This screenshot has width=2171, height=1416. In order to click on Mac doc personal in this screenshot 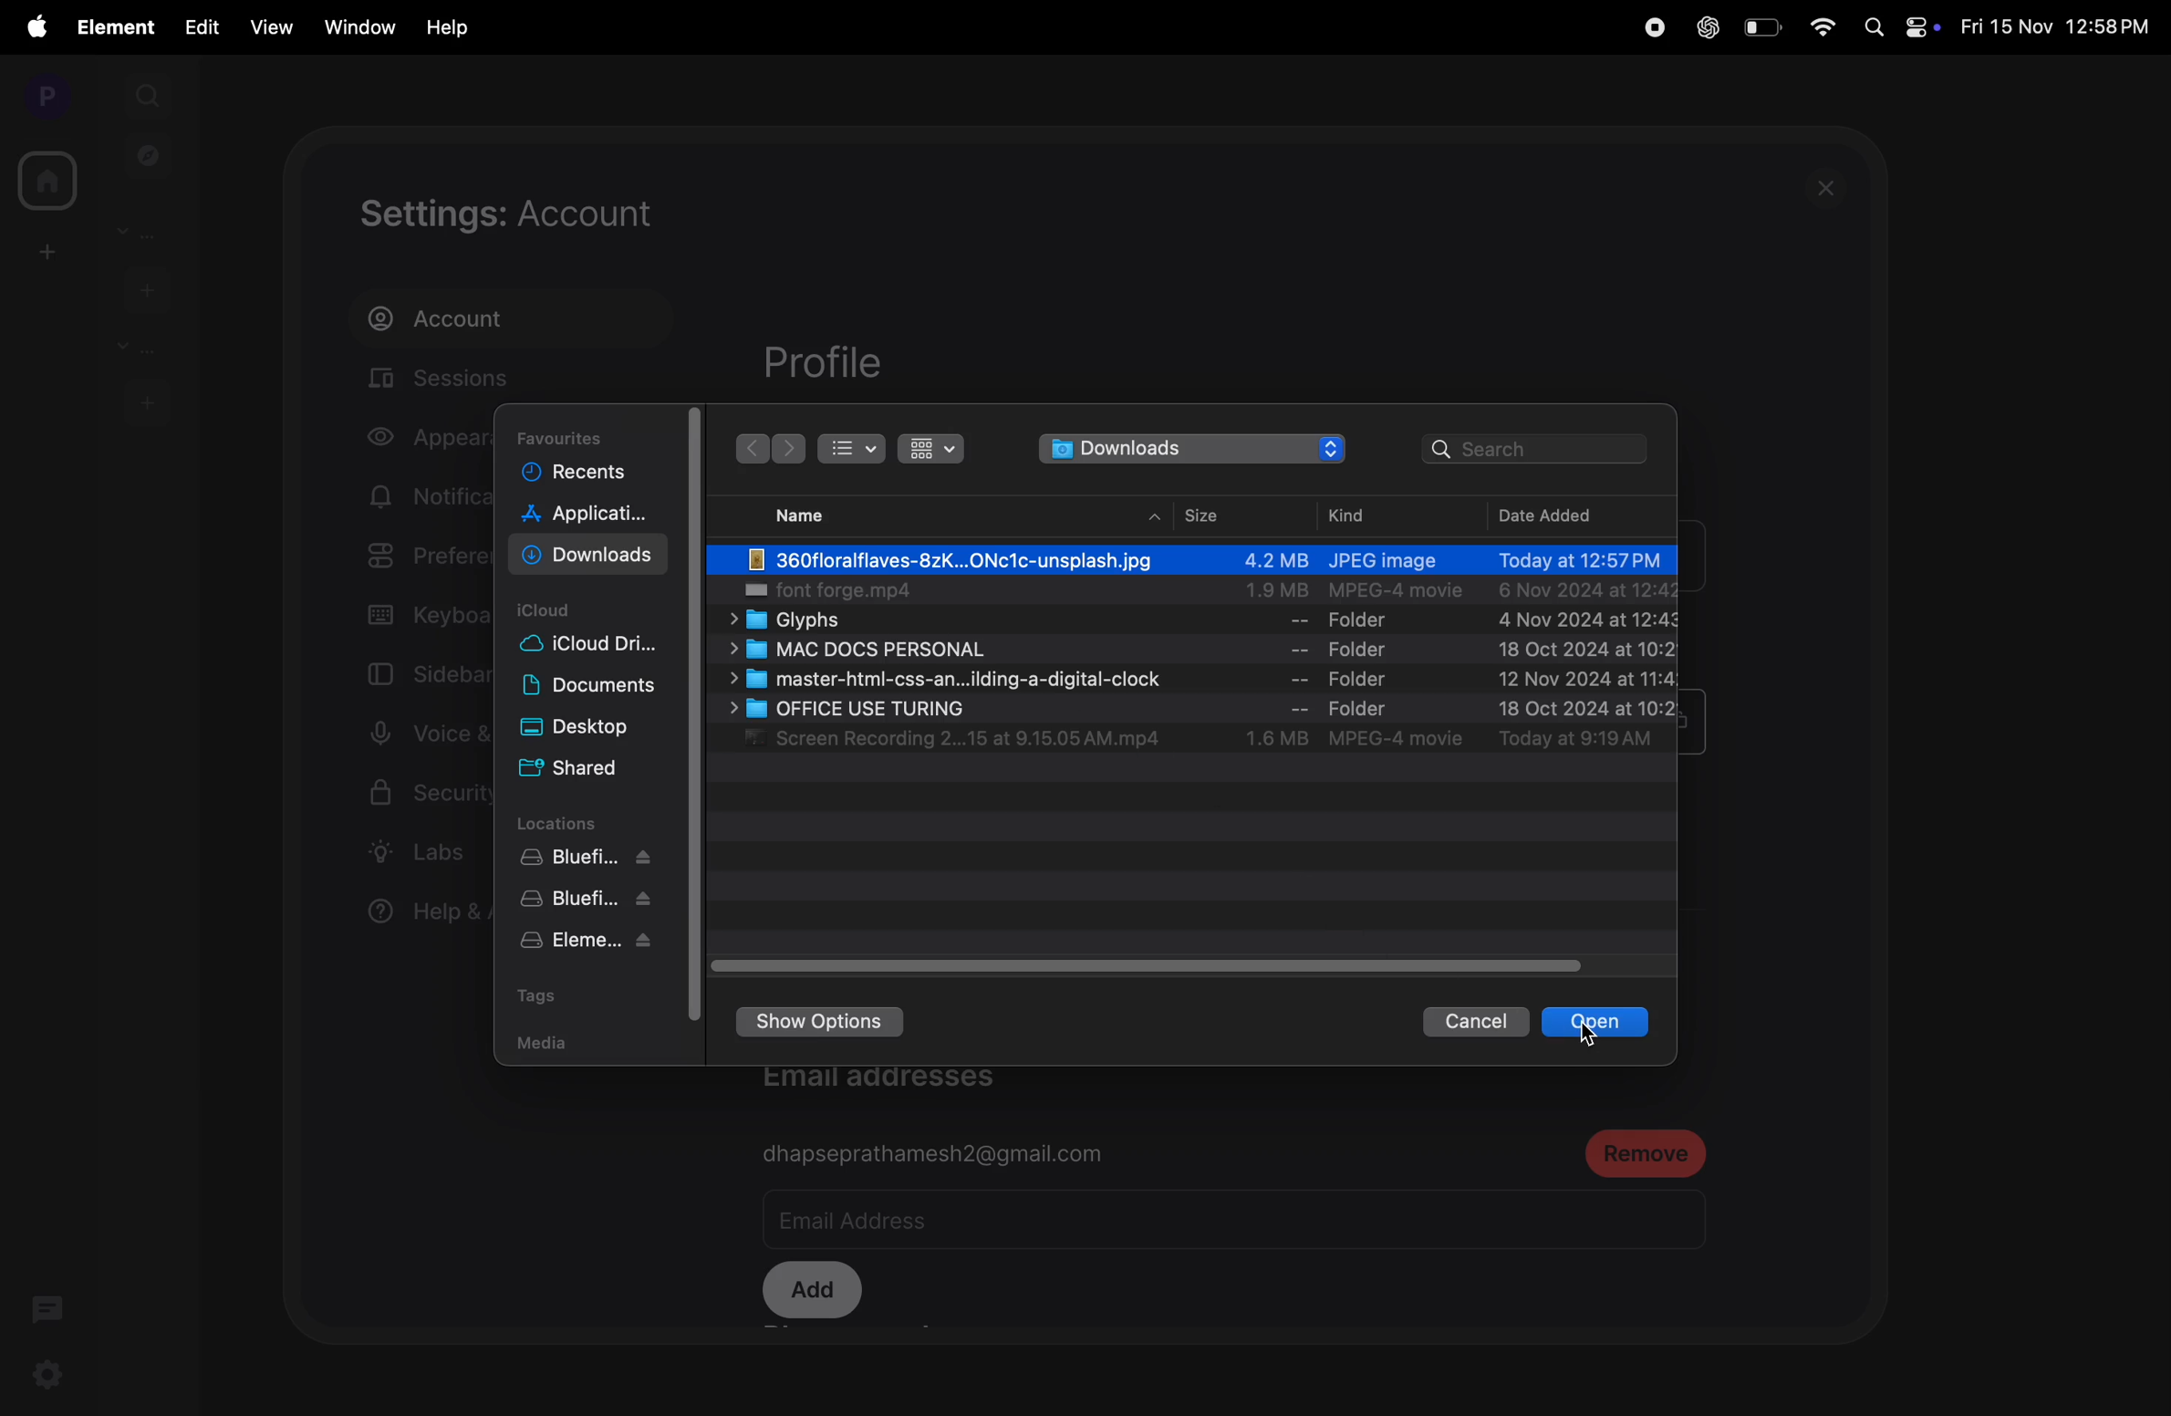, I will do `click(1212, 652)`.